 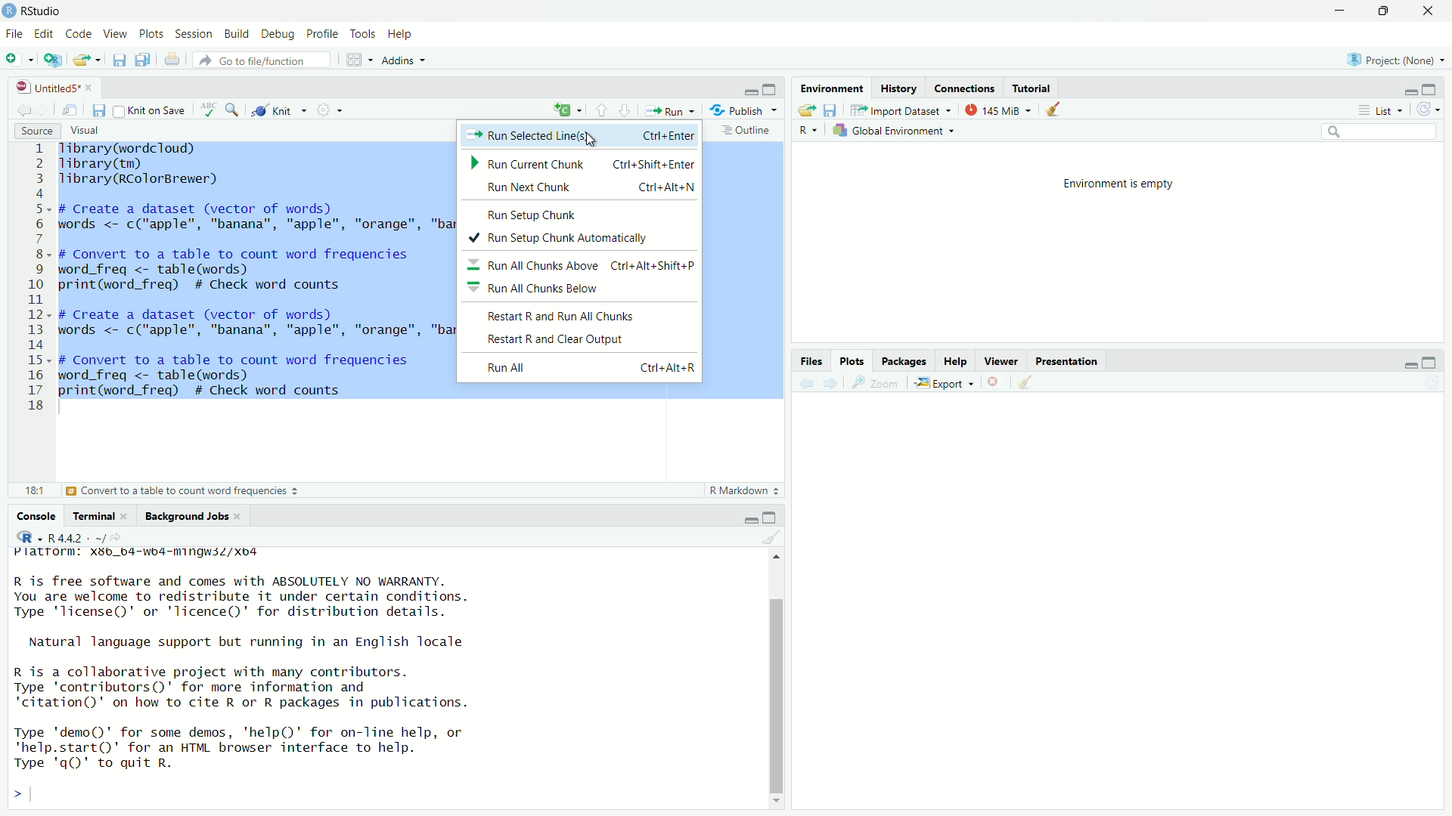 I want to click on Presentation, so click(x=1066, y=360).